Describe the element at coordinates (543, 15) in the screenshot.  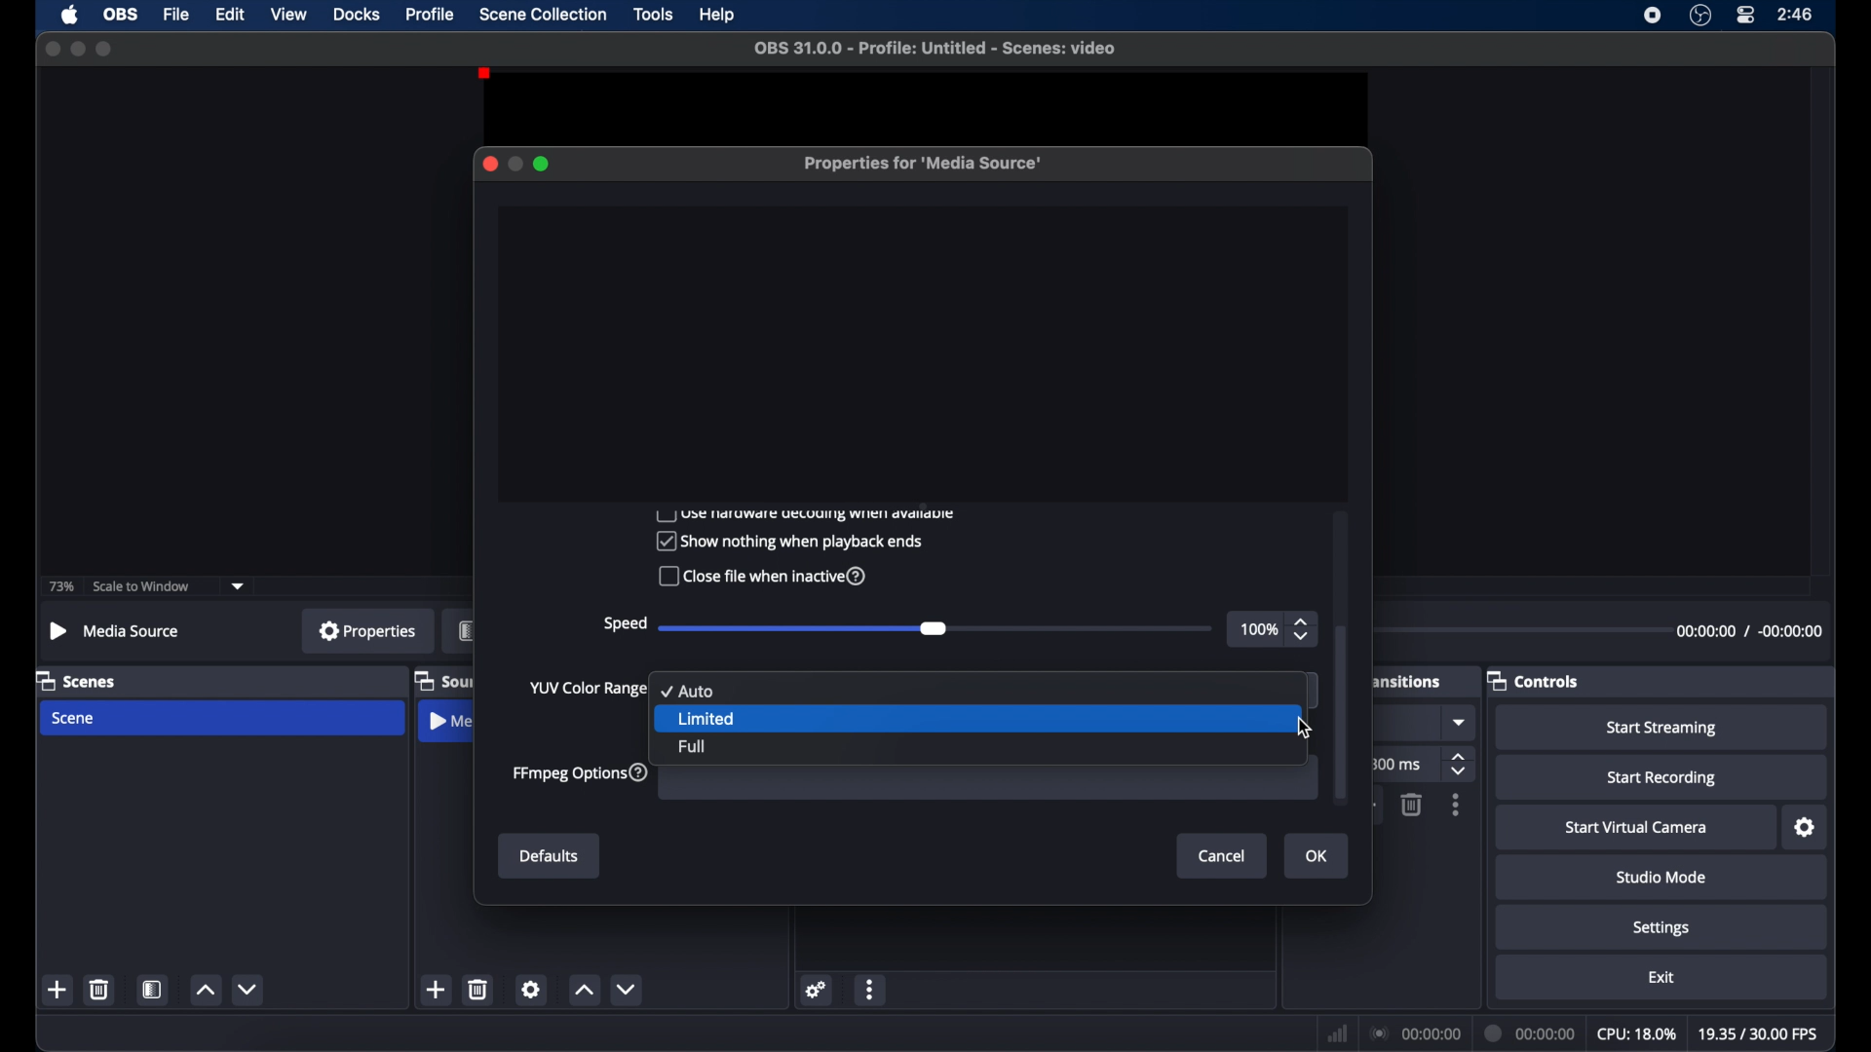
I see `scene collection` at that location.